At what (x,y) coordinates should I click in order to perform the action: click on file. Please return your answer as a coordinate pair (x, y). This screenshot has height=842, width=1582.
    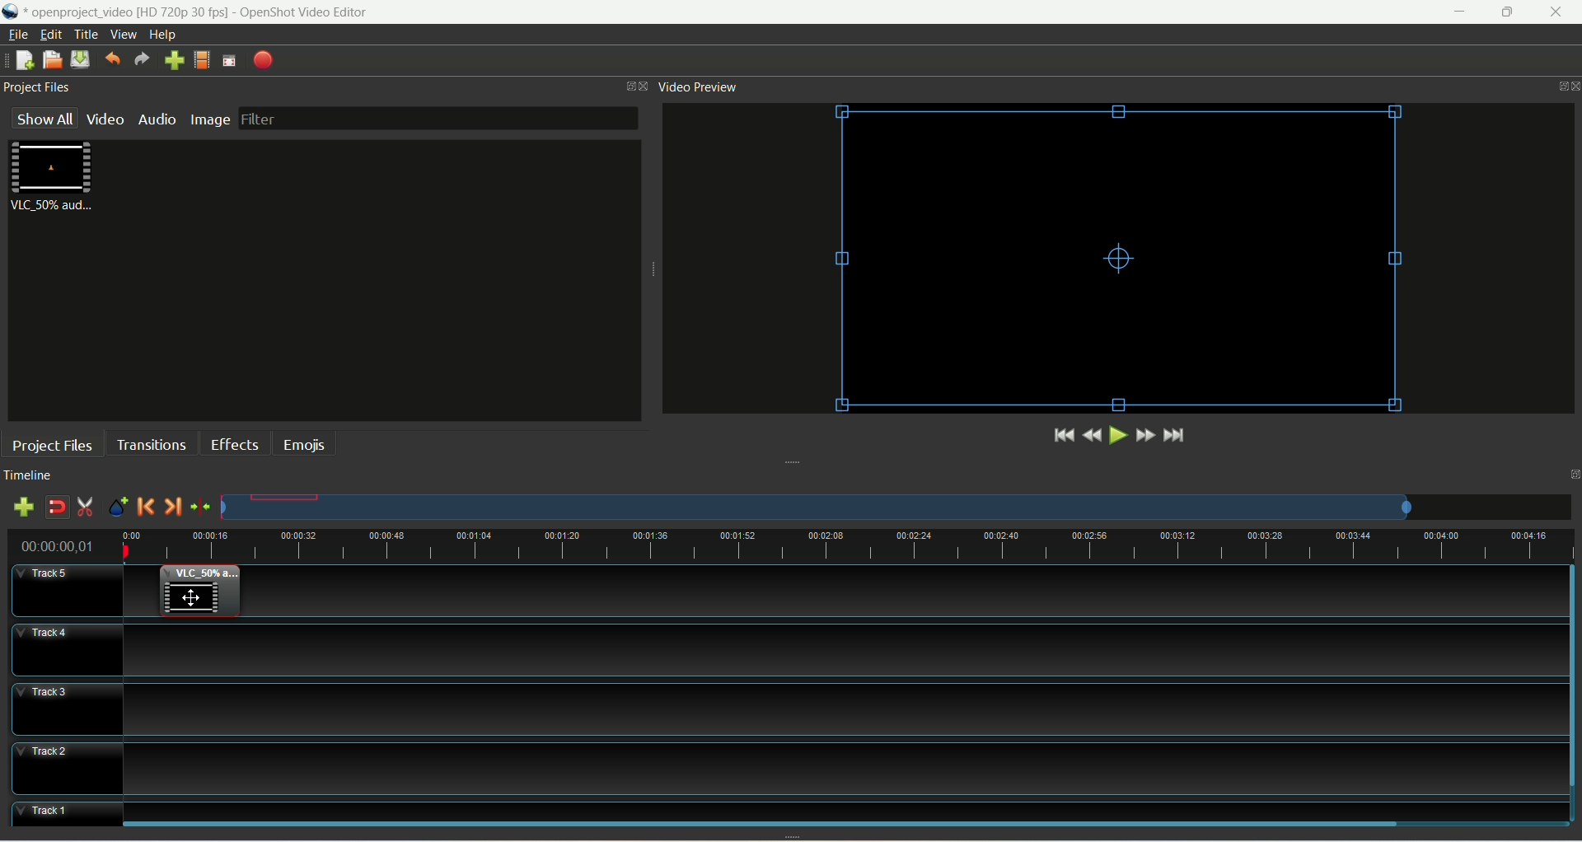
    Looking at the image, I should click on (17, 35).